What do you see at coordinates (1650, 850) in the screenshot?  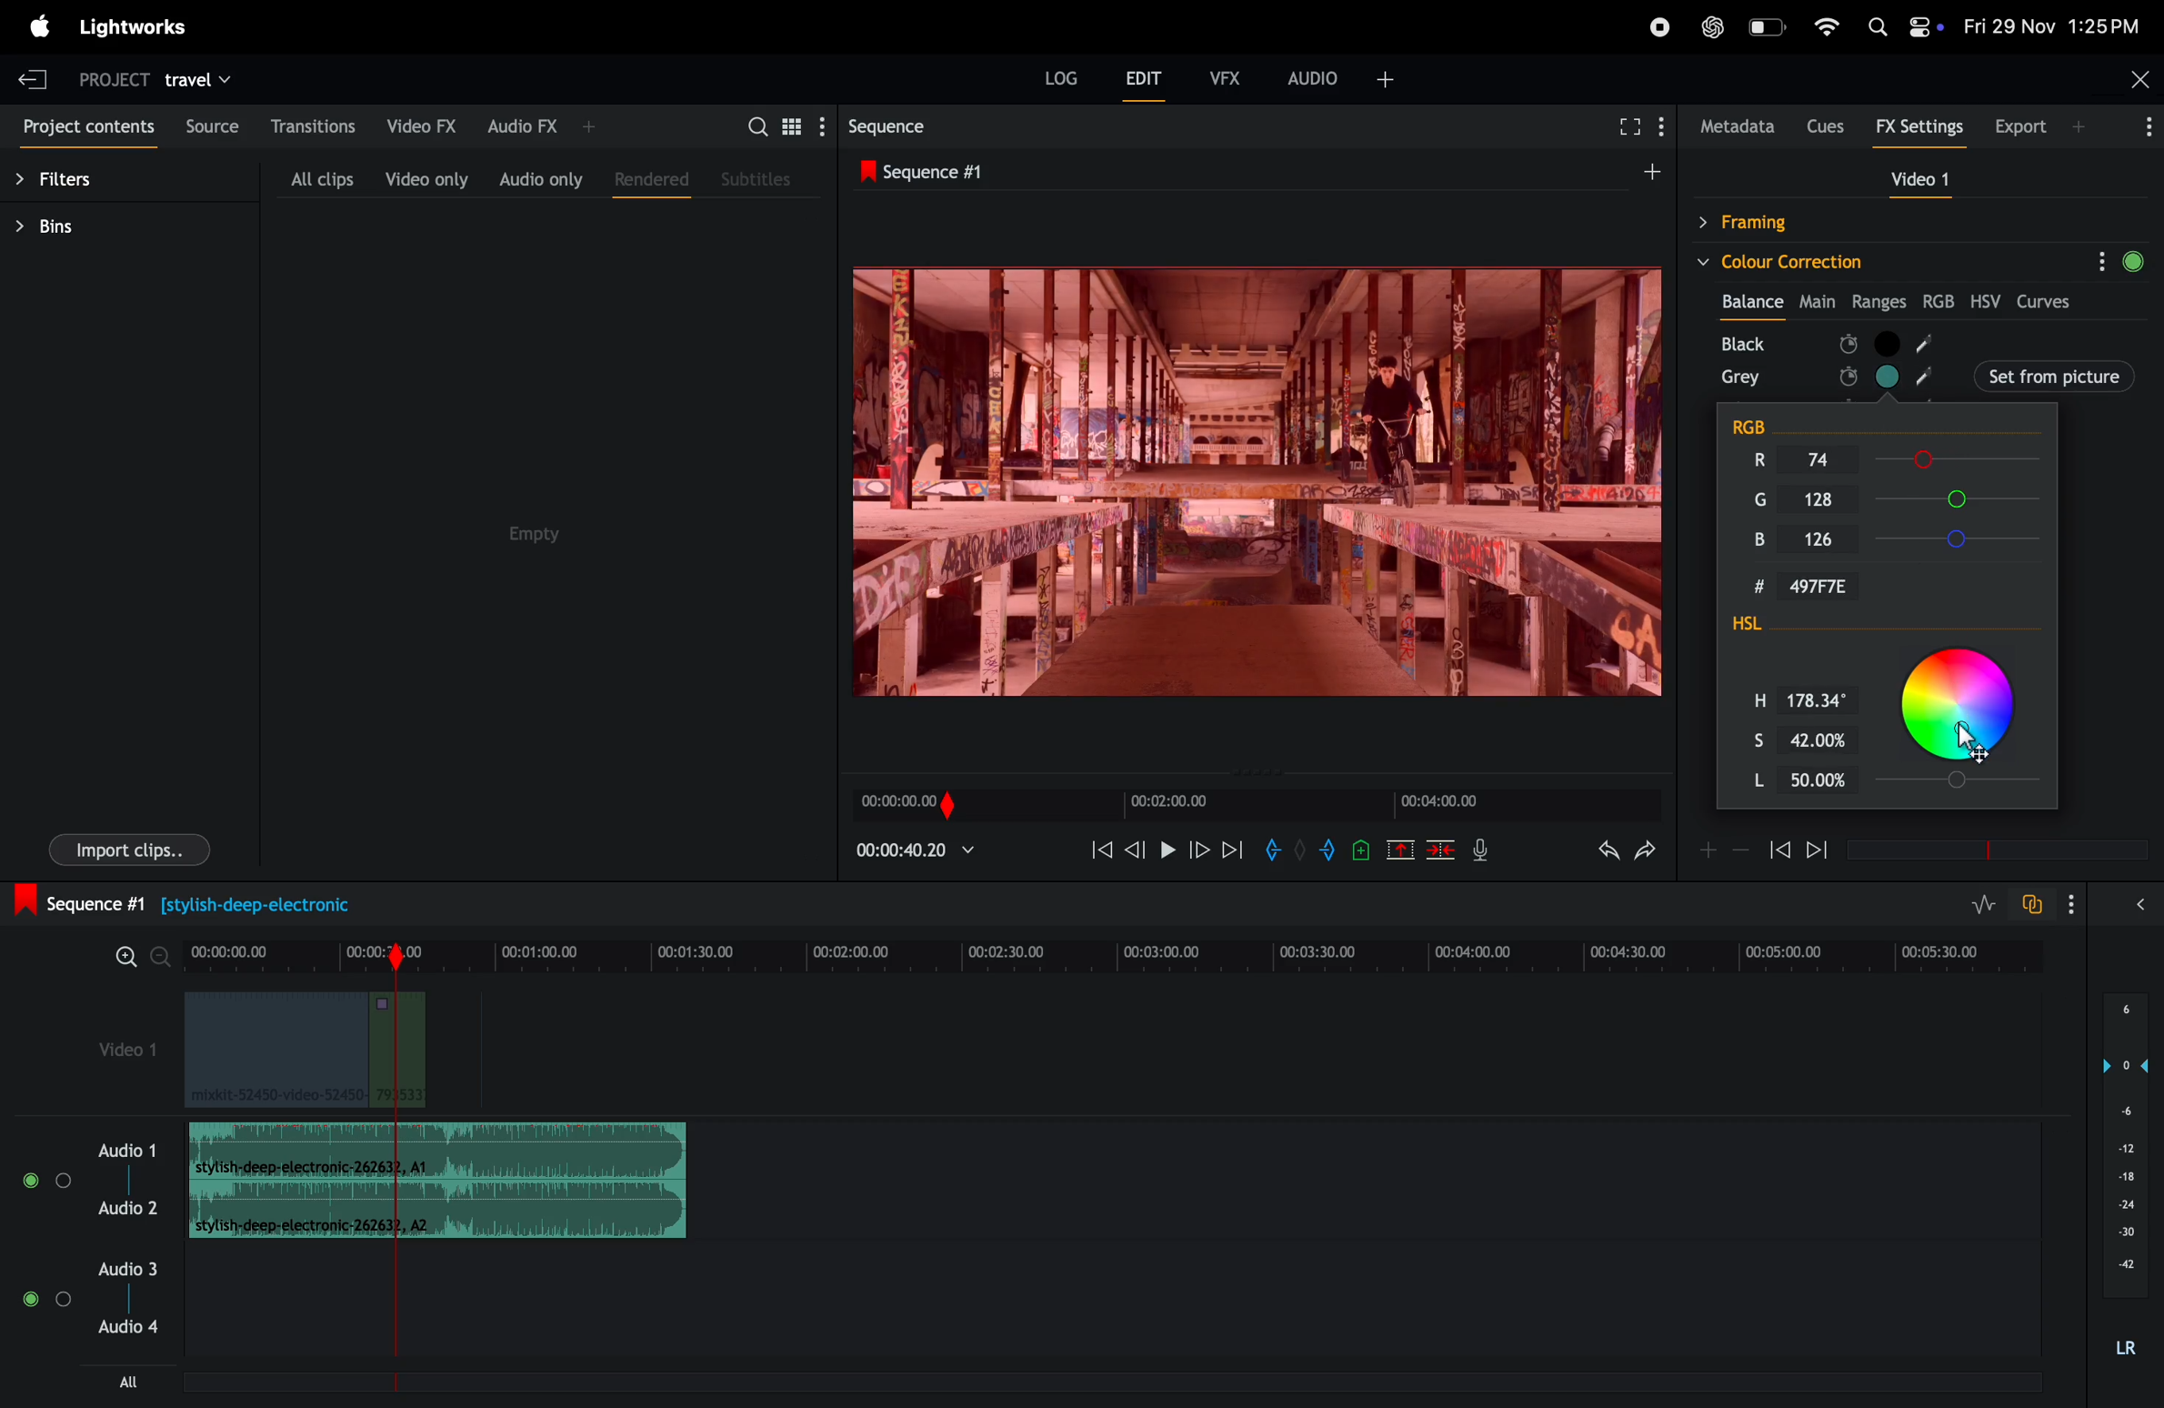 I see `redo` at bounding box center [1650, 850].